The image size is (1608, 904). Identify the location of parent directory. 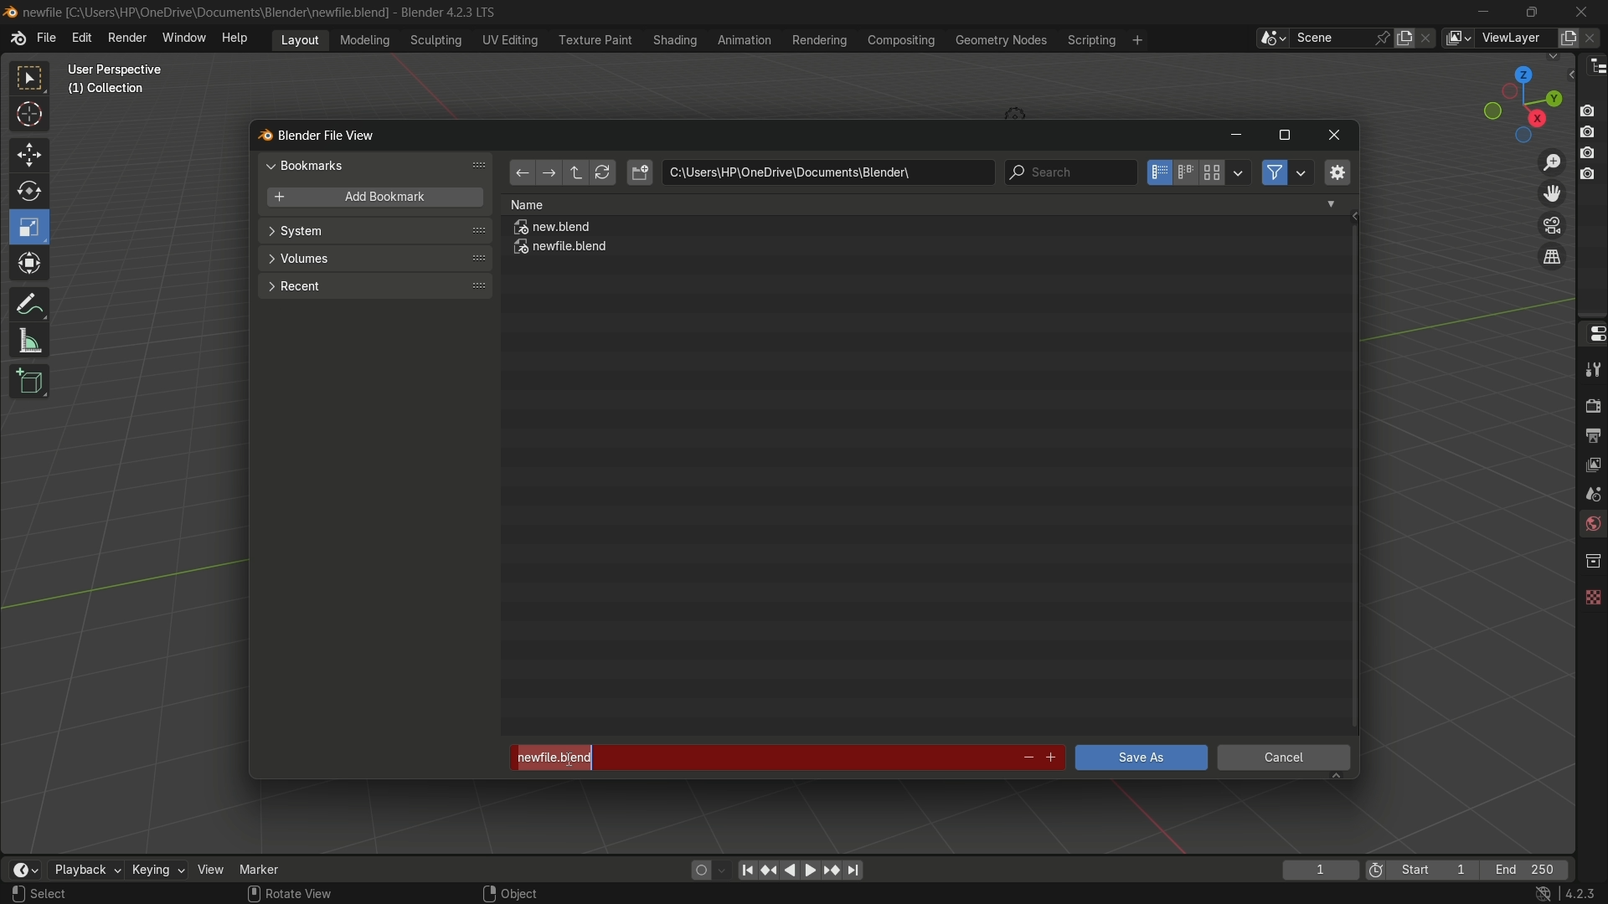
(578, 172).